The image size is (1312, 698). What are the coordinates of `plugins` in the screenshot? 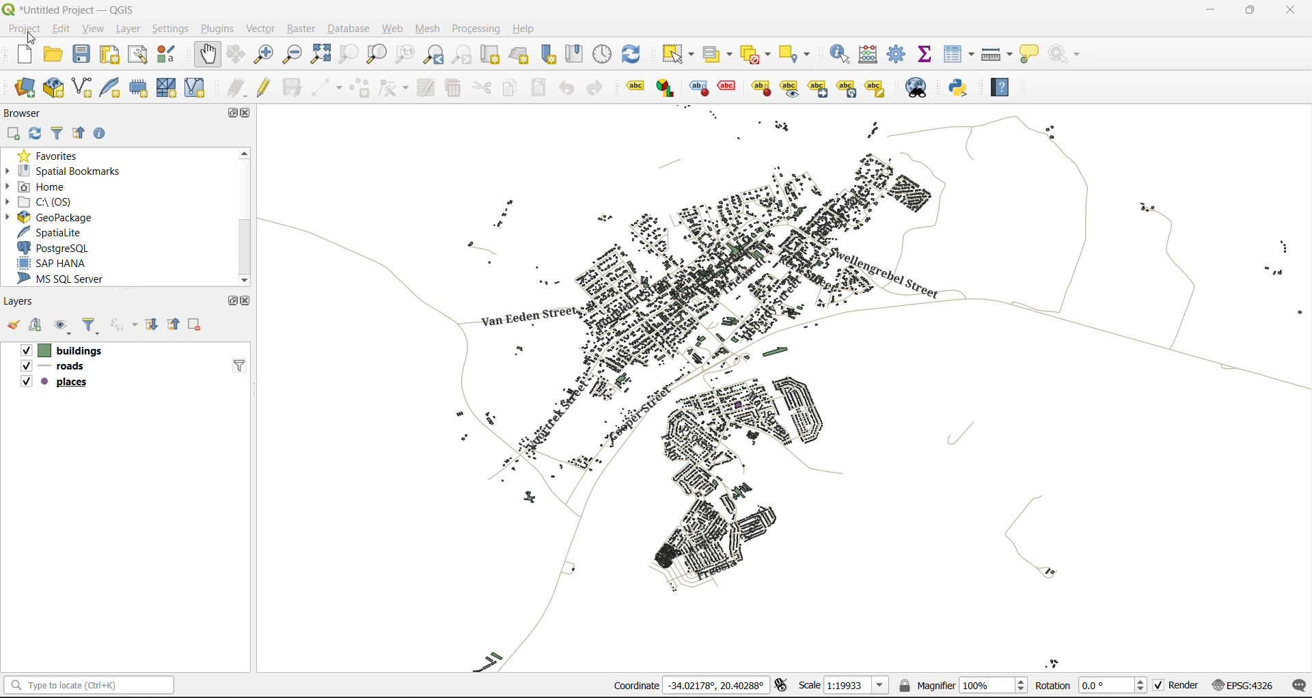 It's located at (217, 29).